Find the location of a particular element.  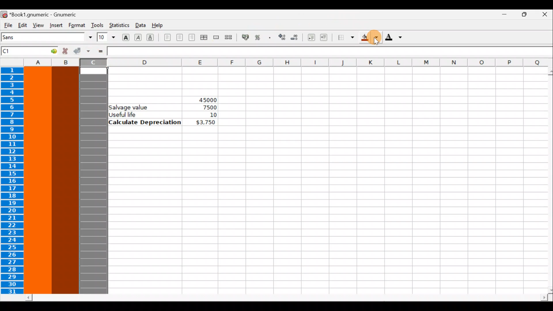

Centre horizontally is located at coordinates (179, 39).